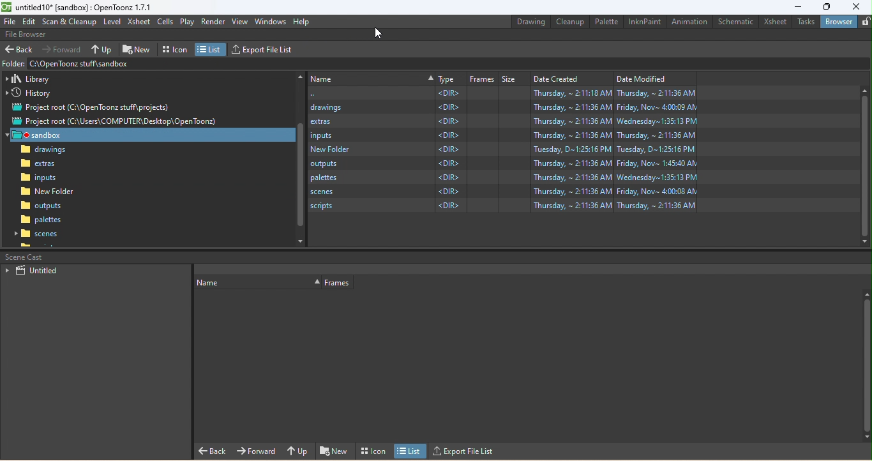 Image resolution: width=872 pixels, height=461 pixels. What do you see at coordinates (568, 22) in the screenshot?
I see `Cleanup` at bounding box center [568, 22].